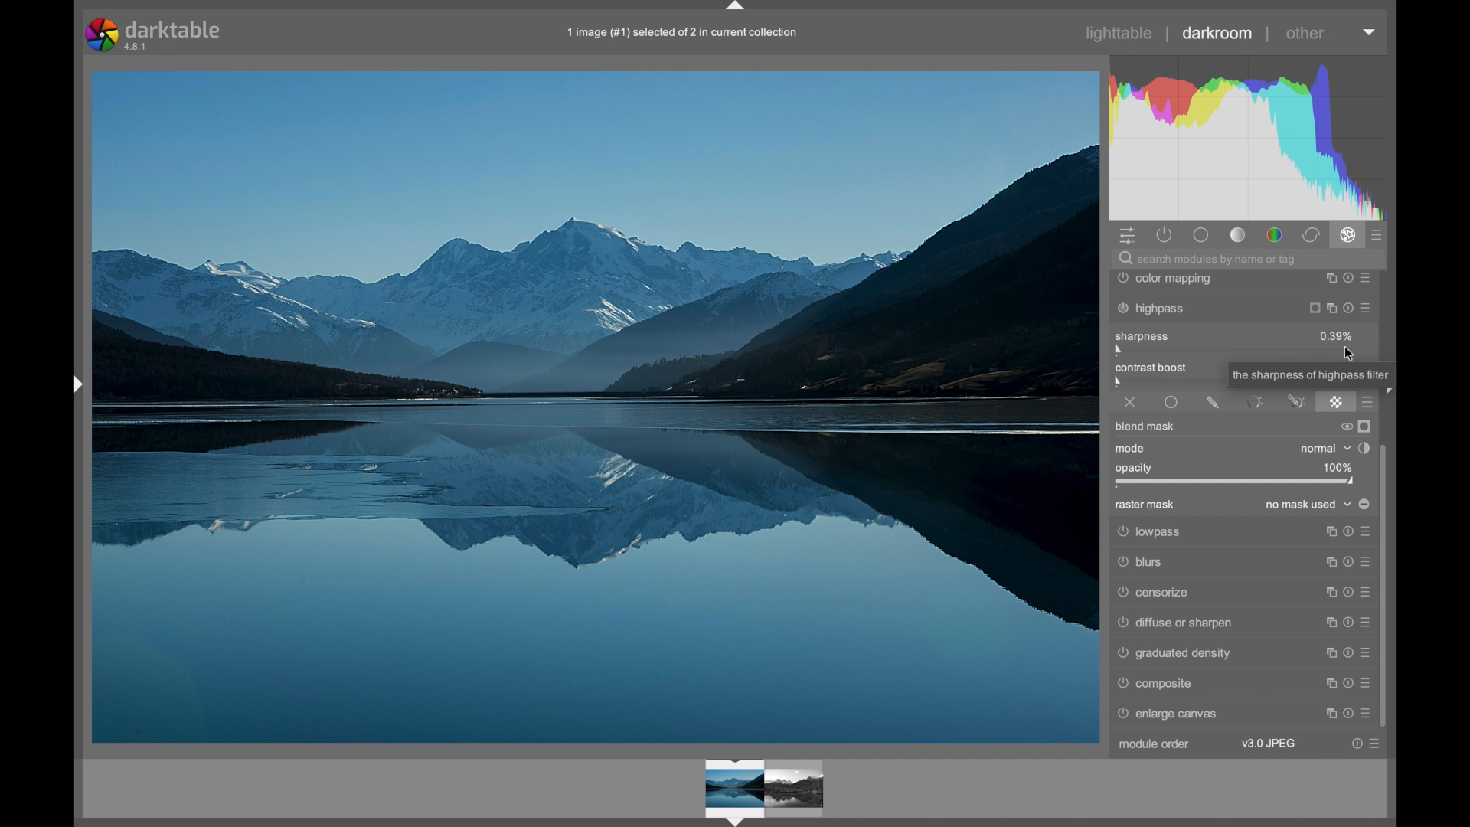 The image size is (1470, 827). I want to click on censorize, so click(1241, 593).